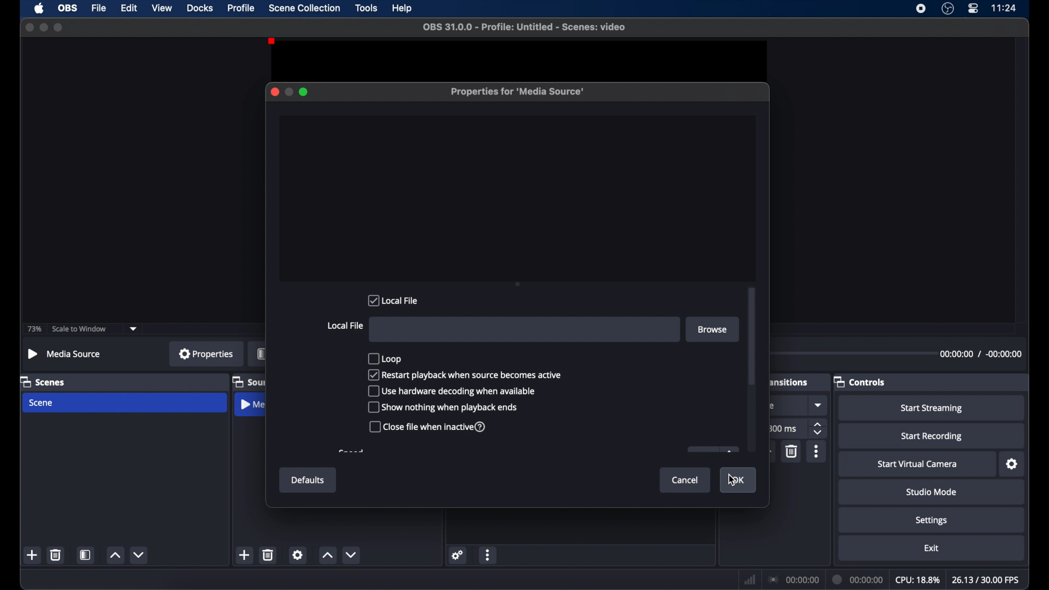 This screenshot has width=1049, height=590. What do you see at coordinates (732, 480) in the screenshot?
I see `cursor` at bounding box center [732, 480].